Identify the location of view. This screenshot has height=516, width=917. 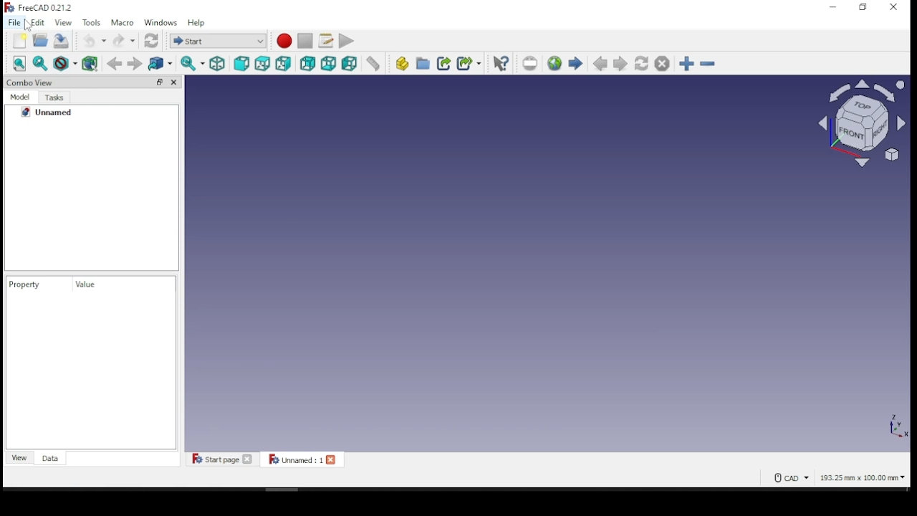
(20, 457).